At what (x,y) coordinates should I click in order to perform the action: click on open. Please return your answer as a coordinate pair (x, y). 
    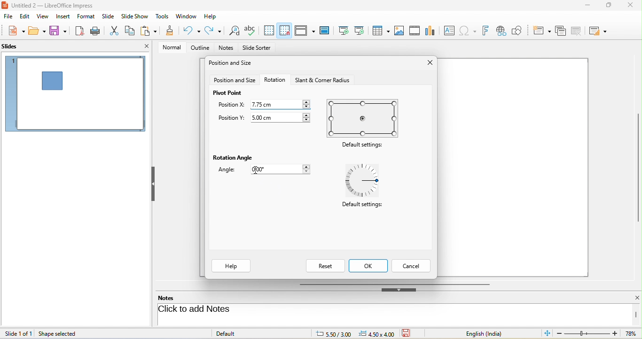
    Looking at the image, I should click on (37, 32).